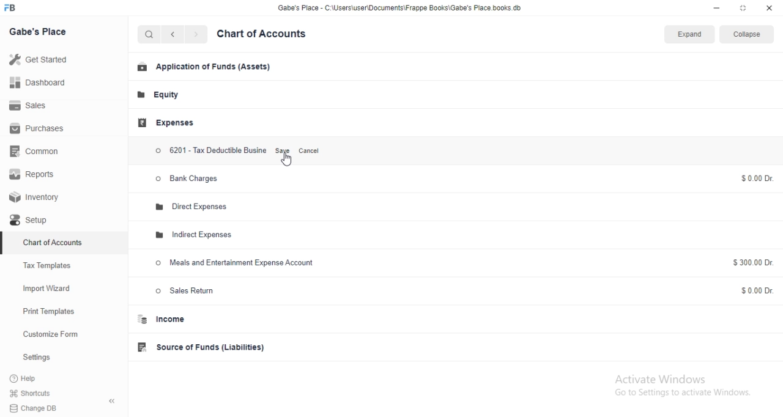  I want to click on Common, so click(38, 153).